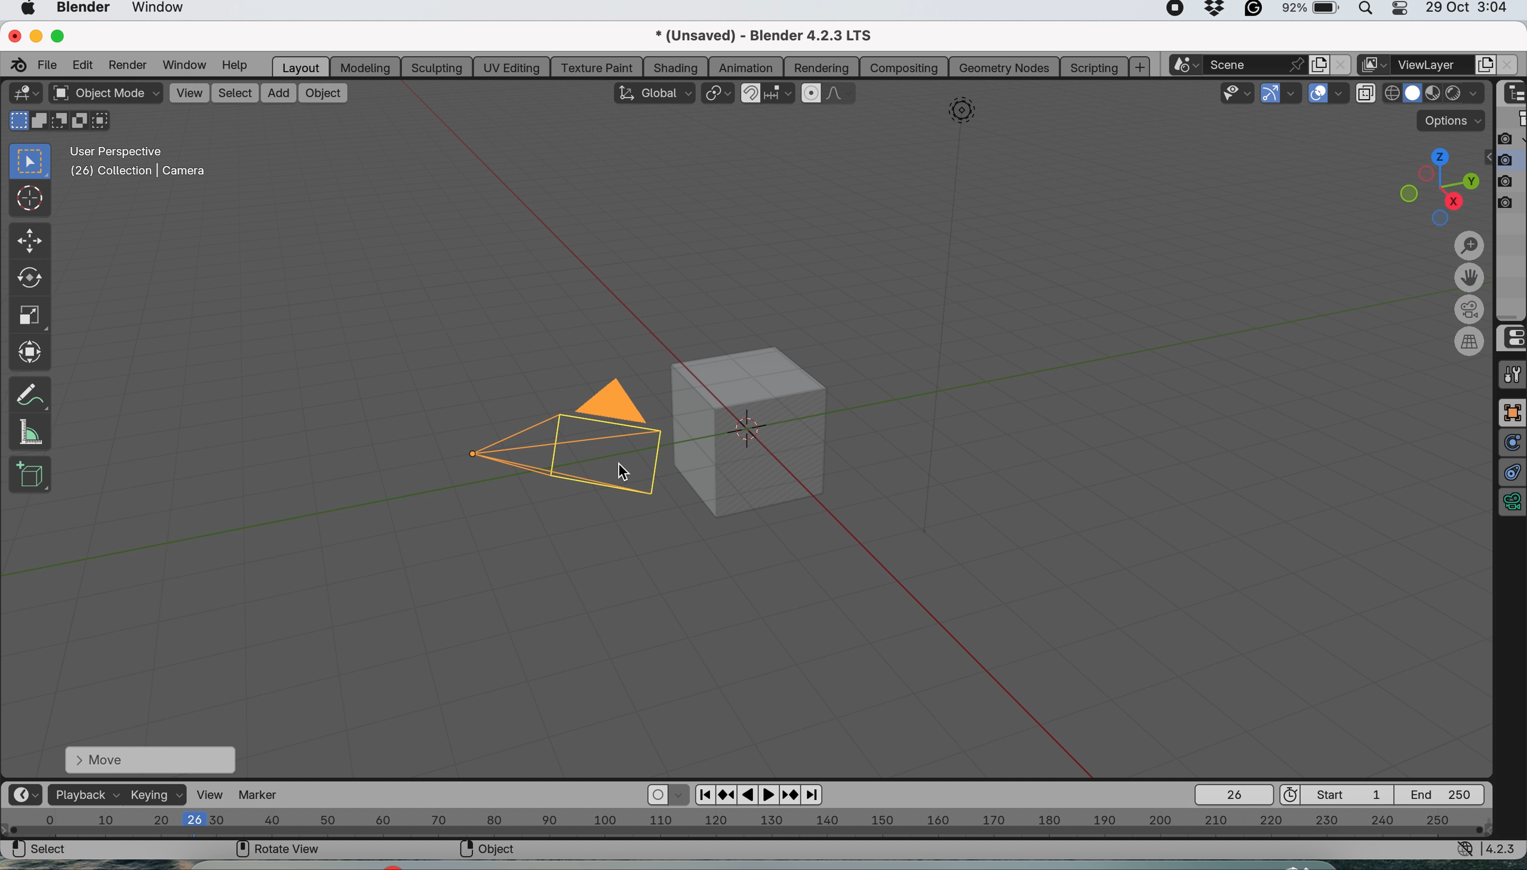 The image size is (1527, 870). What do you see at coordinates (1339, 794) in the screenshot?
I see `first frame` at bounding box center [1339, 794].